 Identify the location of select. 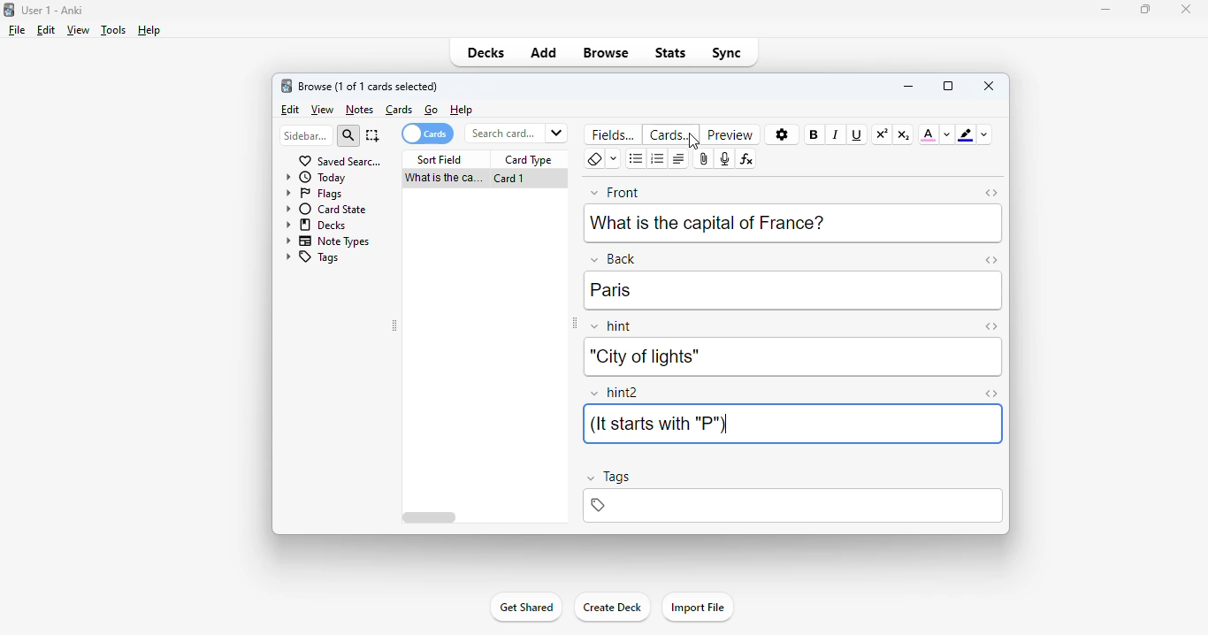
(373, 135).